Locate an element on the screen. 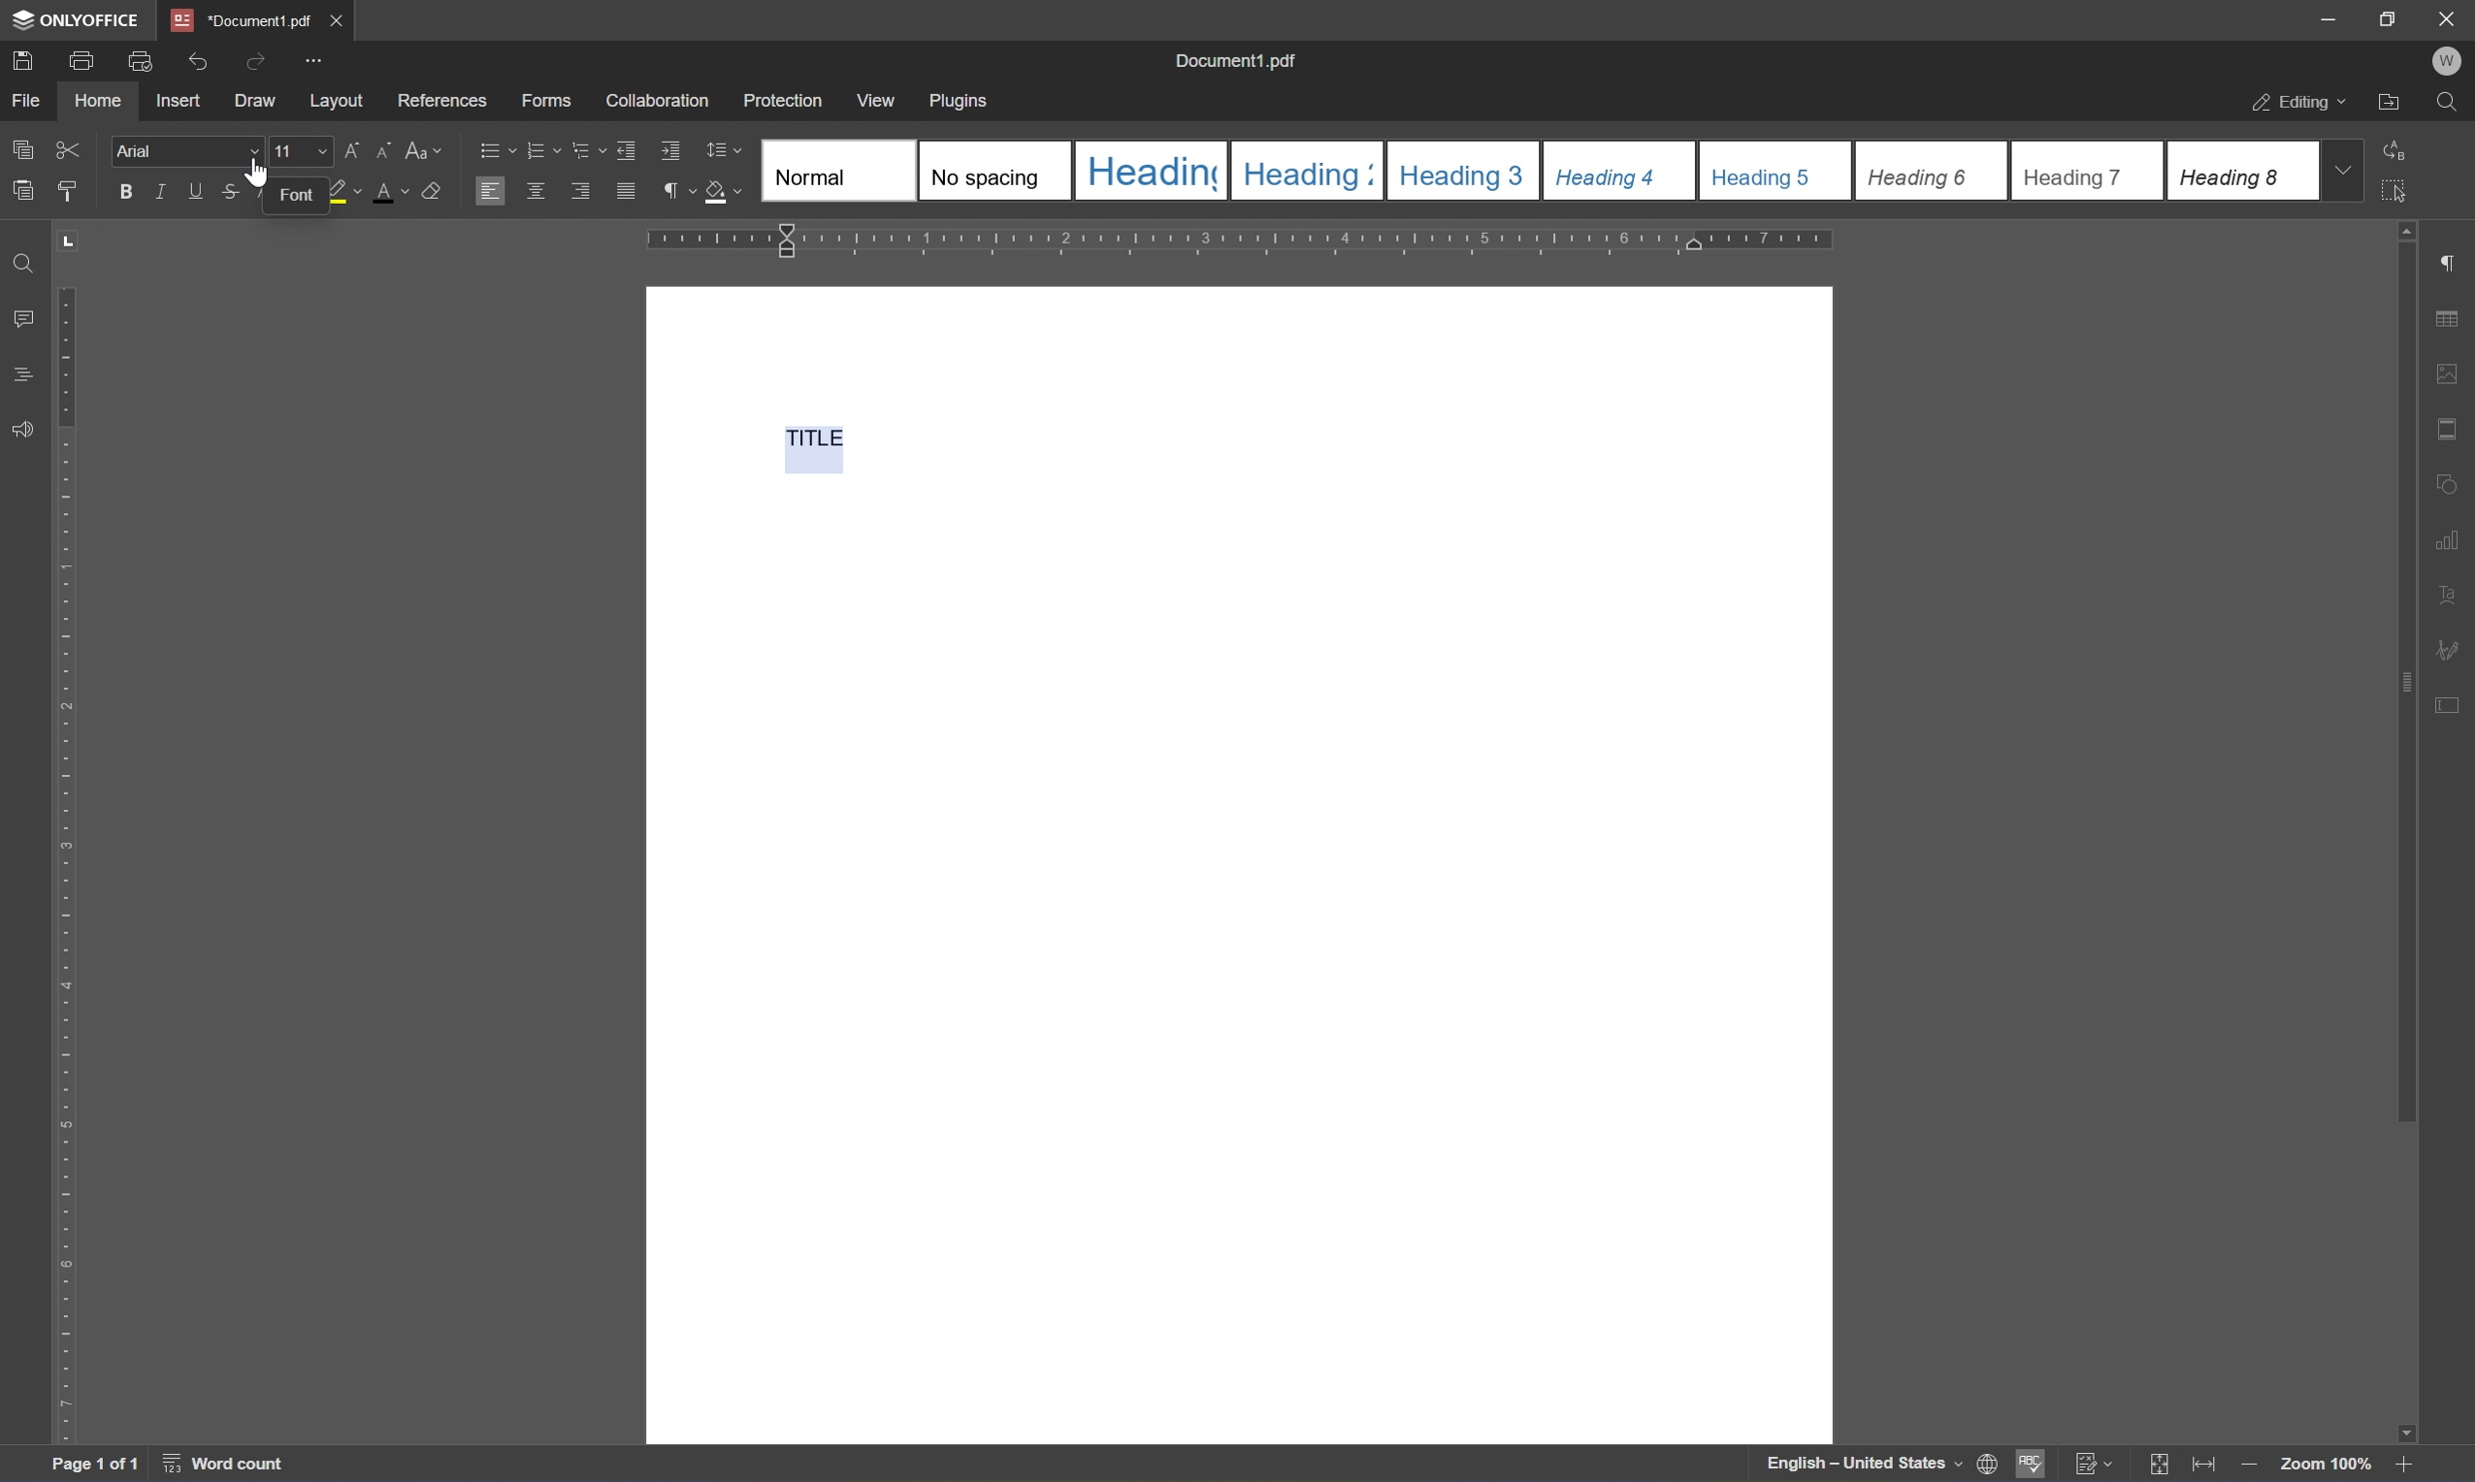 The width and height of the screenshot is (2475, 1482). Align center is located at coordinates (537, 190).